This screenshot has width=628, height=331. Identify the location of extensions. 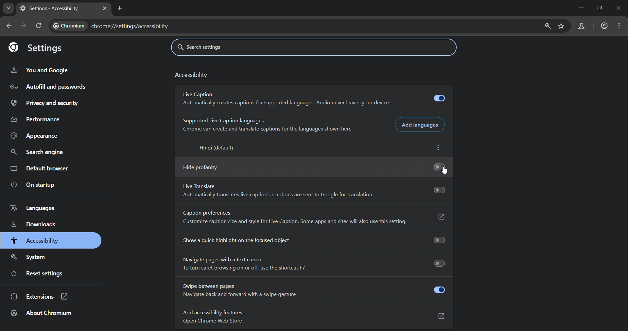
(39, 297).